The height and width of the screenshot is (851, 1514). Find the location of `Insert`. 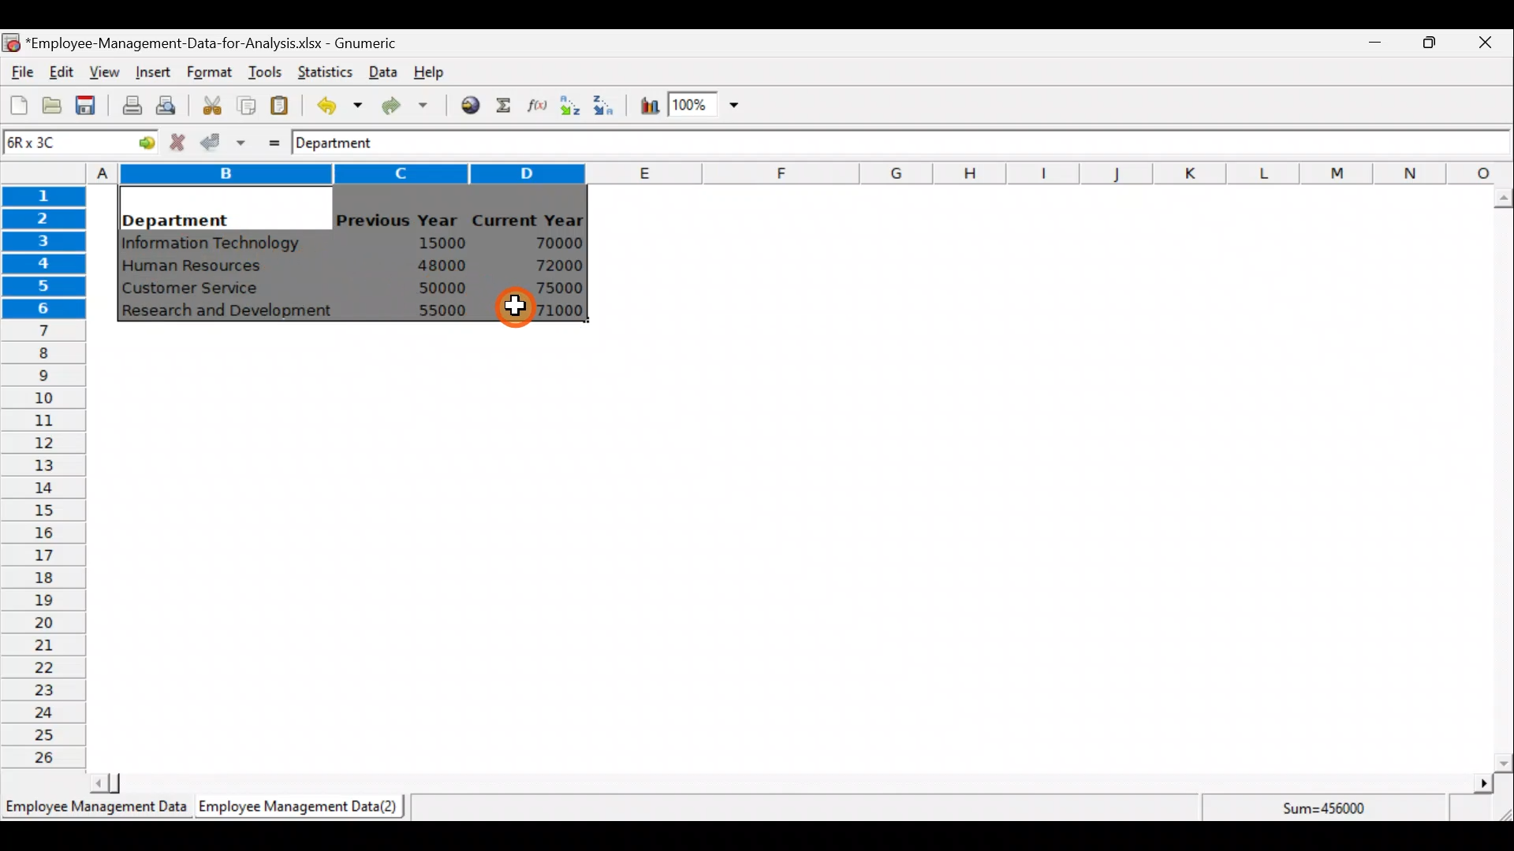

Insert is located at coordinates (151, 72).